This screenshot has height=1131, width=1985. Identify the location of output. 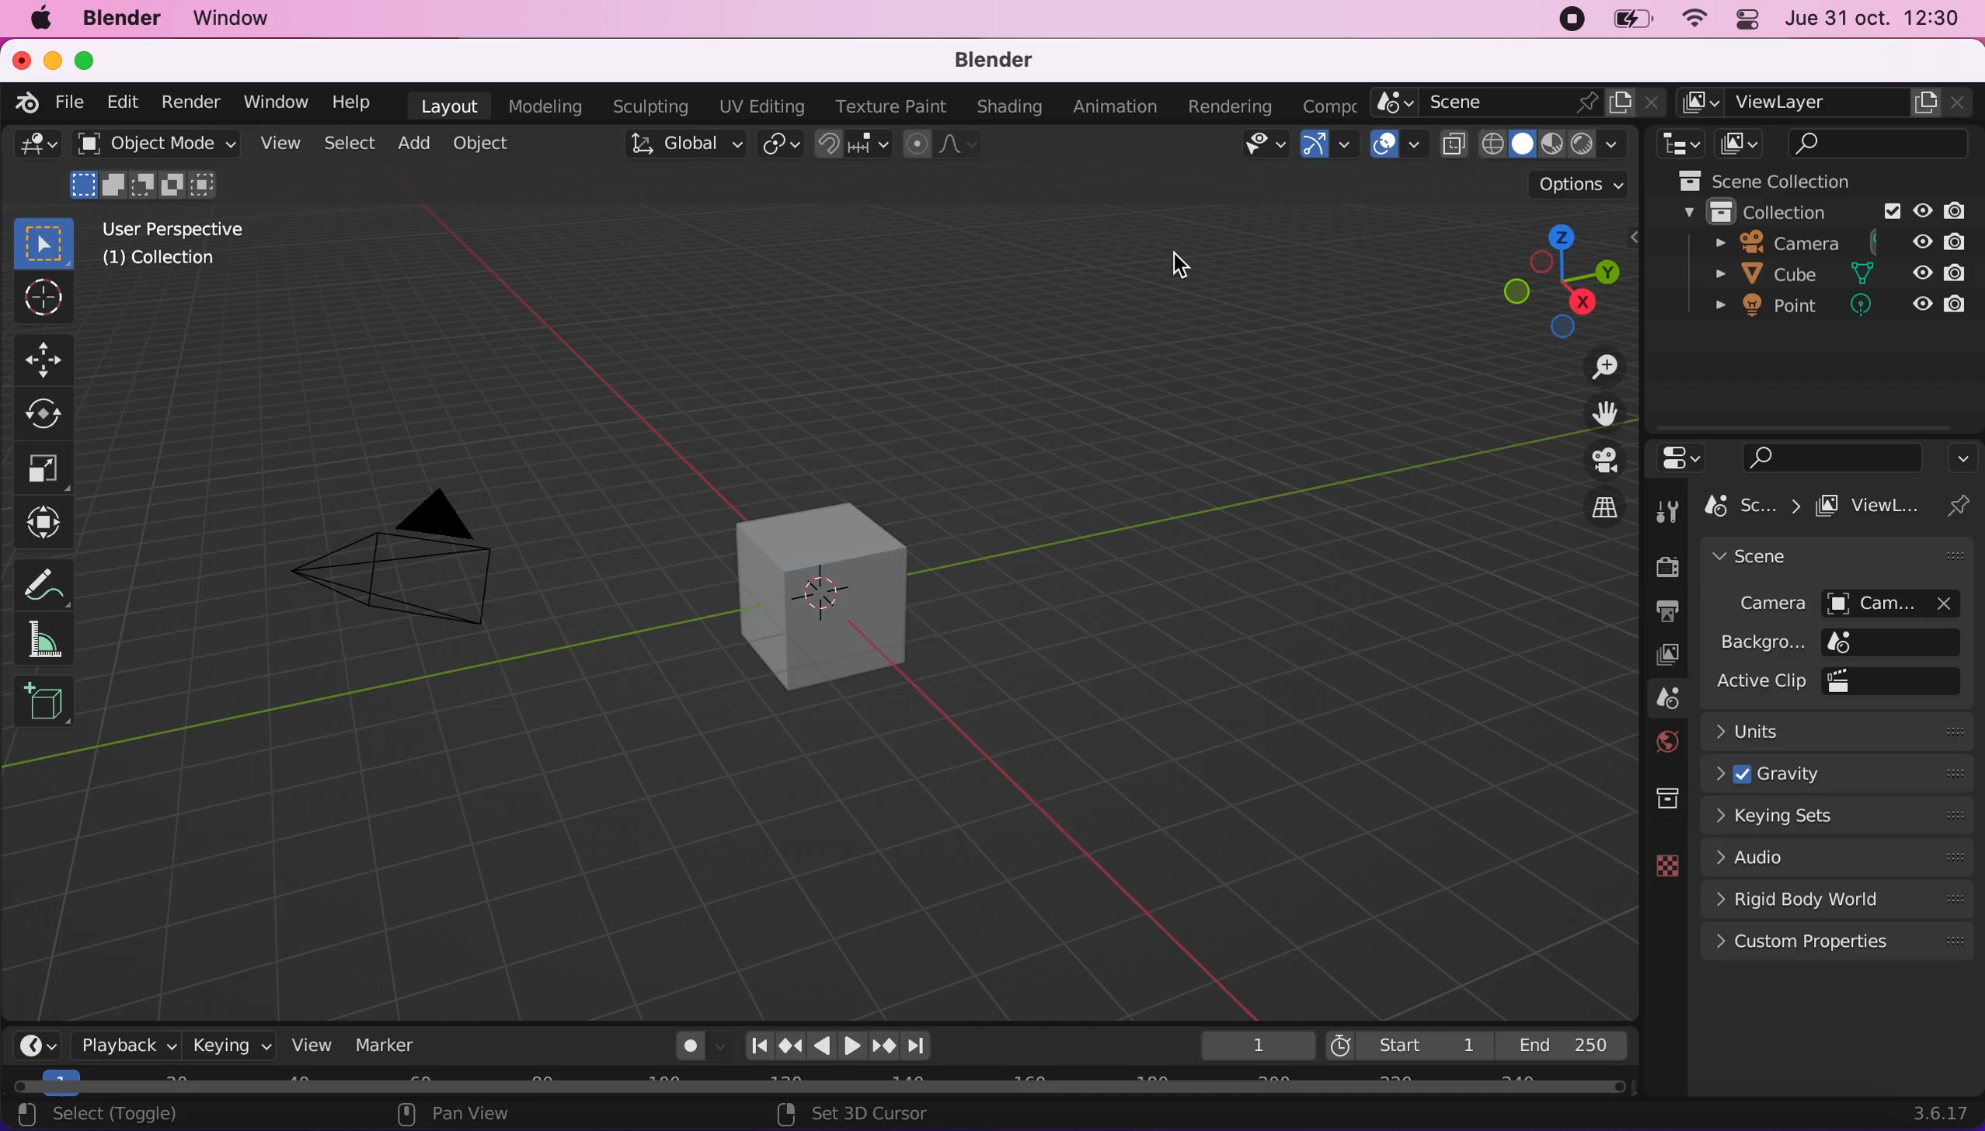
(1664, 610).